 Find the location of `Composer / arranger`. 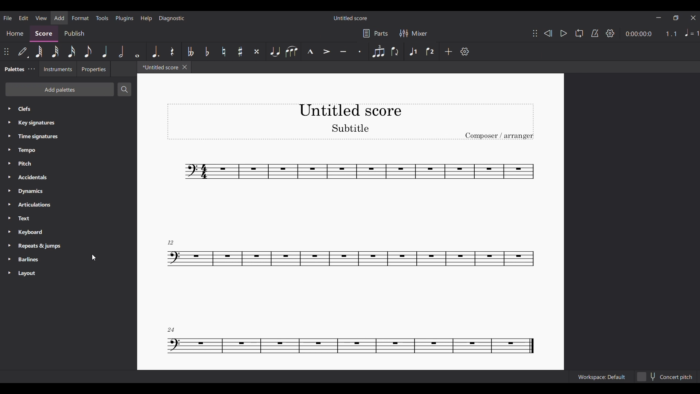

Composer / arranger is located at coordinates (499, 135).